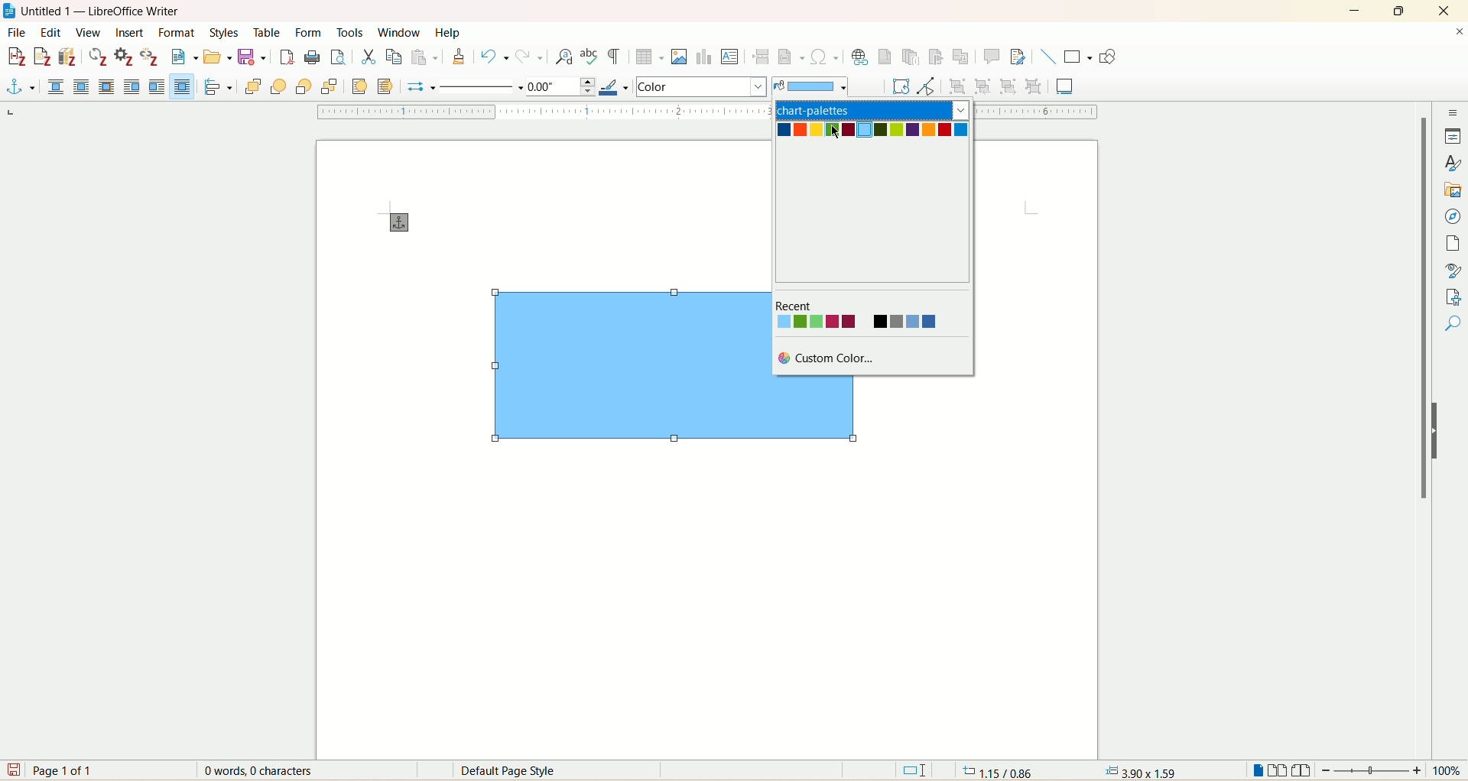 This screenshot has height=781, width=1468. Describe the element at coordinates (1456, 298) in the screenshot. I see `manage changes` at that location.